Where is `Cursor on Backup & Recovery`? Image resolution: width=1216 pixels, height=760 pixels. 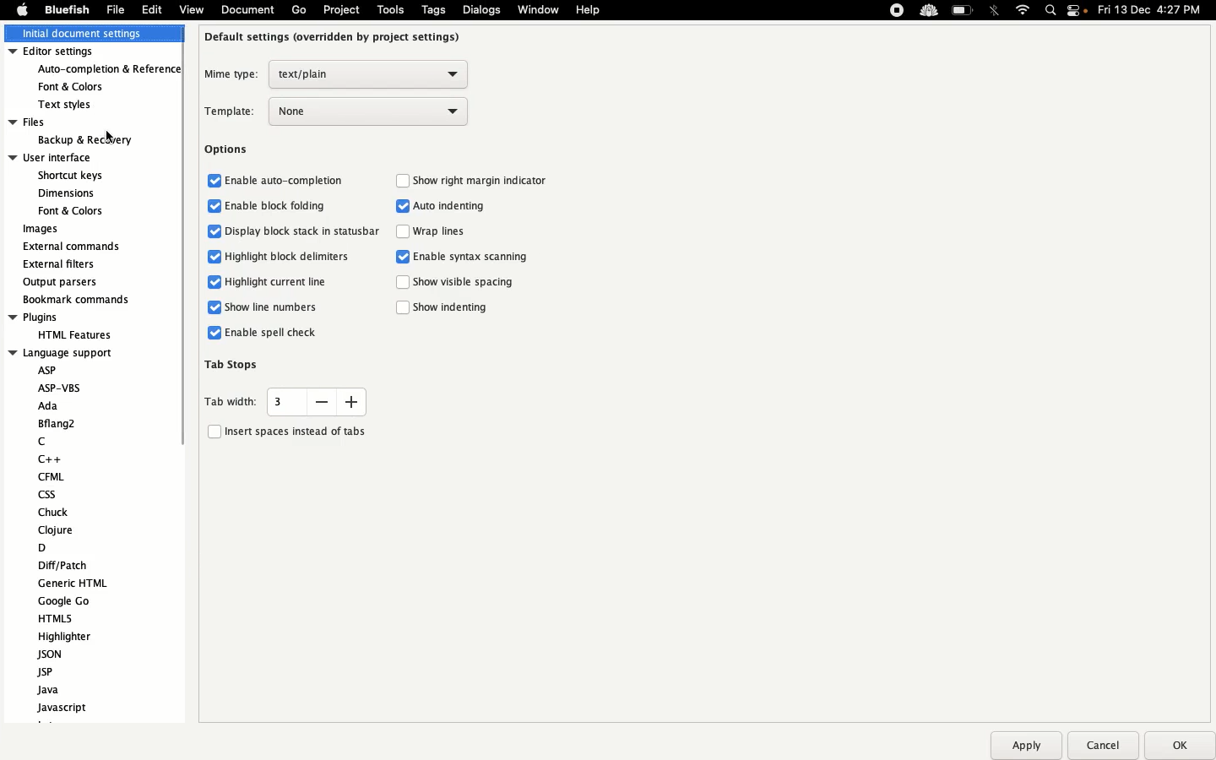
Cursor on Backup & Recovery is located at coordinates (110, 138).